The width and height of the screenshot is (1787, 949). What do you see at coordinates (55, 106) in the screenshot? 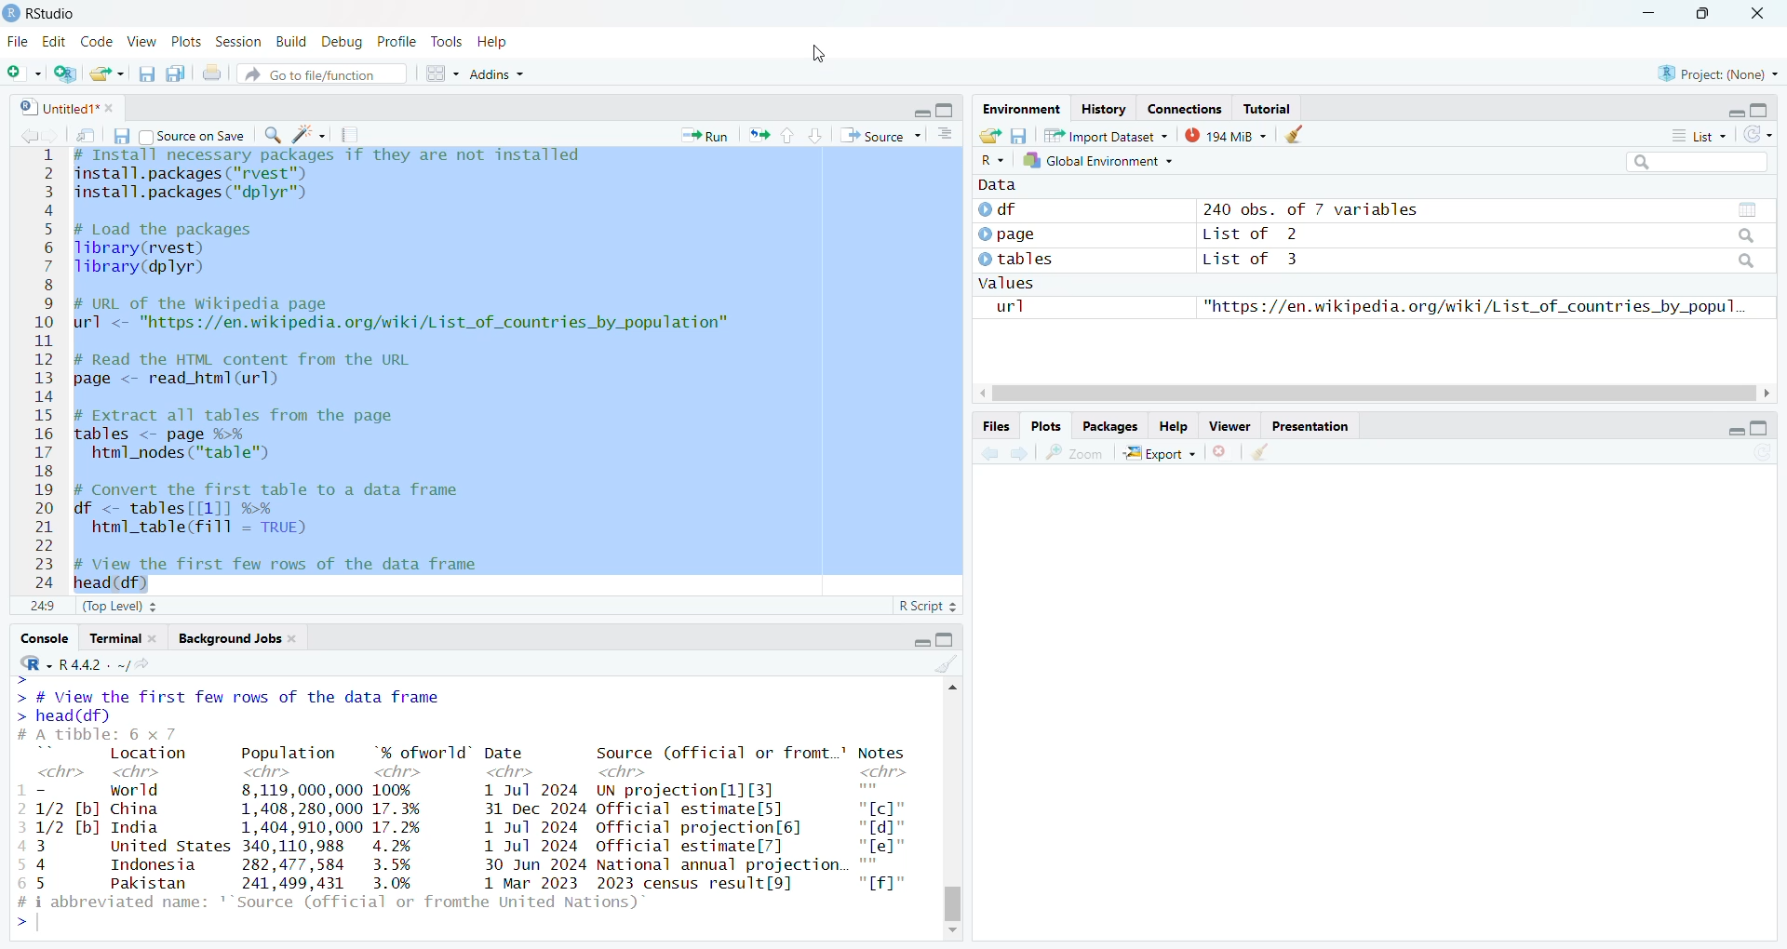
I see `Untitled file` at bounding box center [55, 106].